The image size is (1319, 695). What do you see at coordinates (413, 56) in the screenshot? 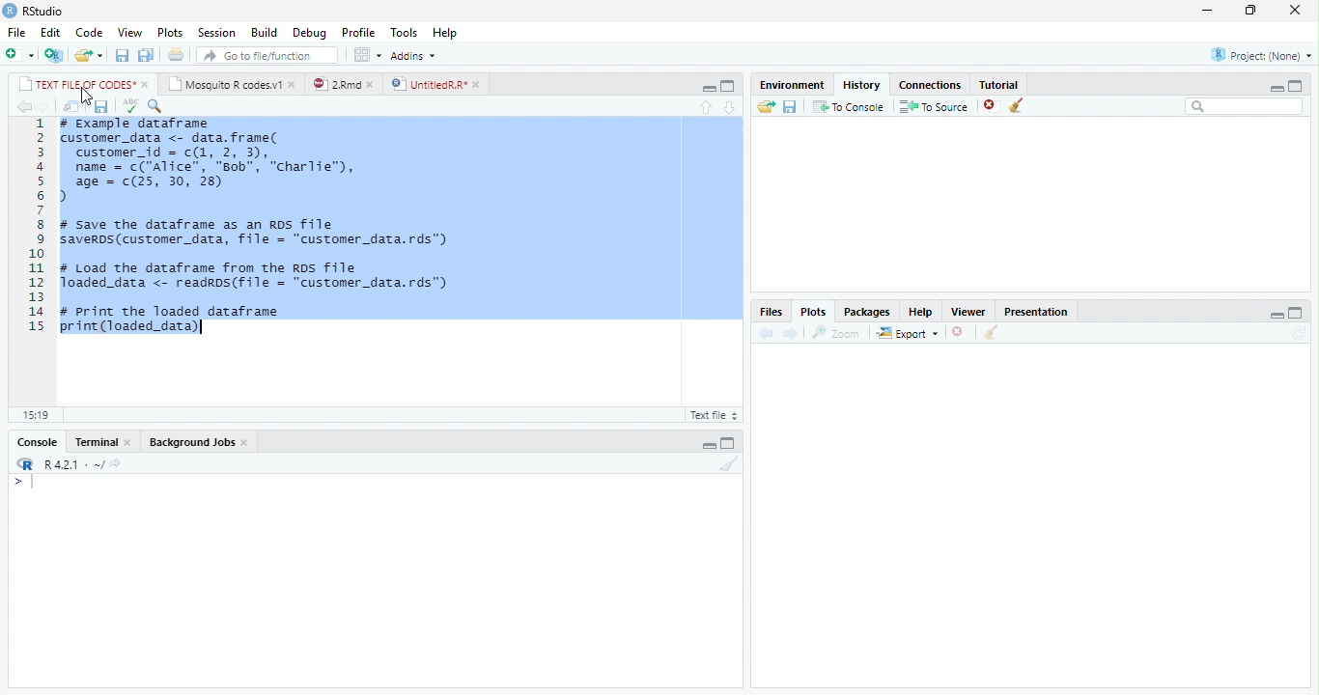
I see `Addins` at bounding box center [413, 56].